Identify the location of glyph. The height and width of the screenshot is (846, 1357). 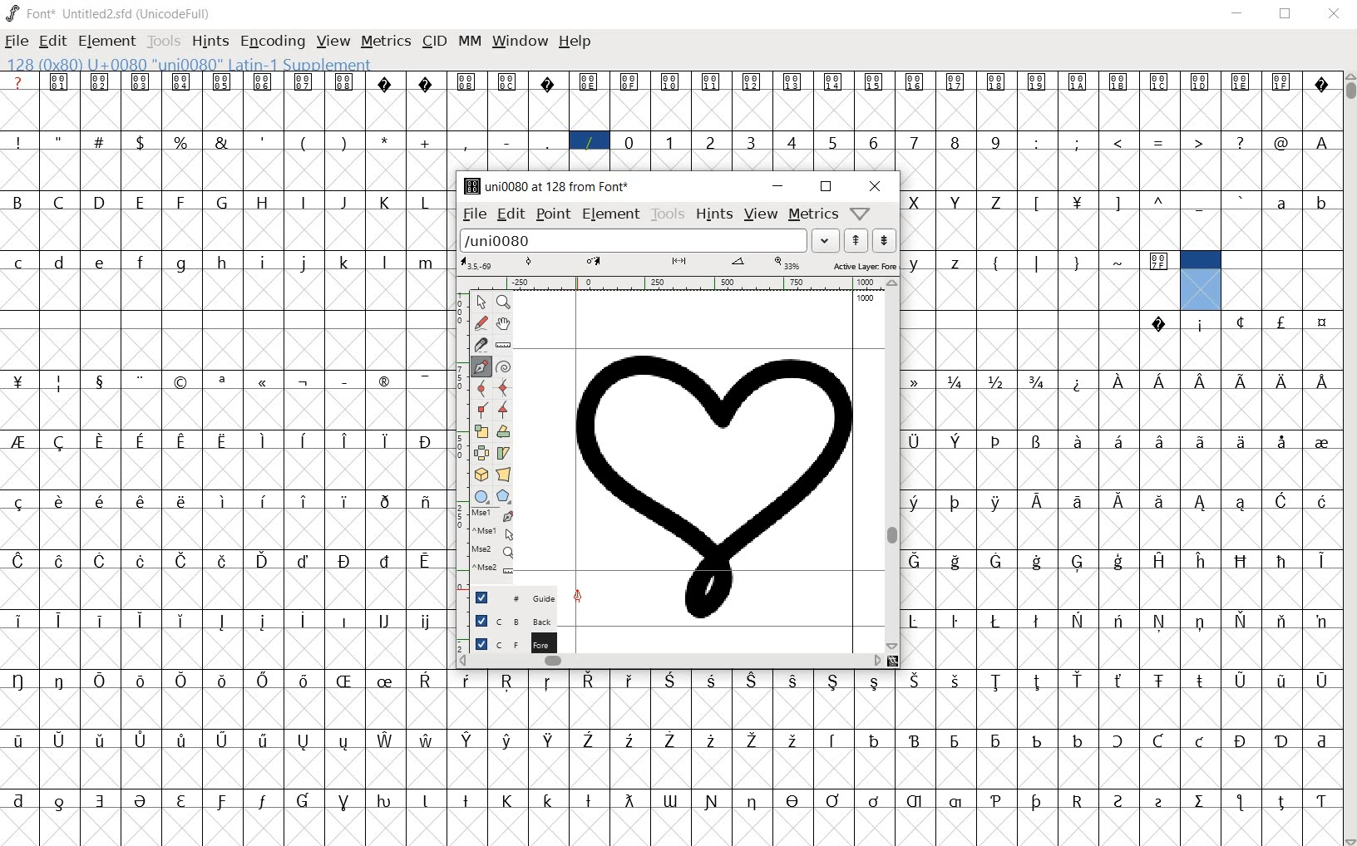
(550, 740).